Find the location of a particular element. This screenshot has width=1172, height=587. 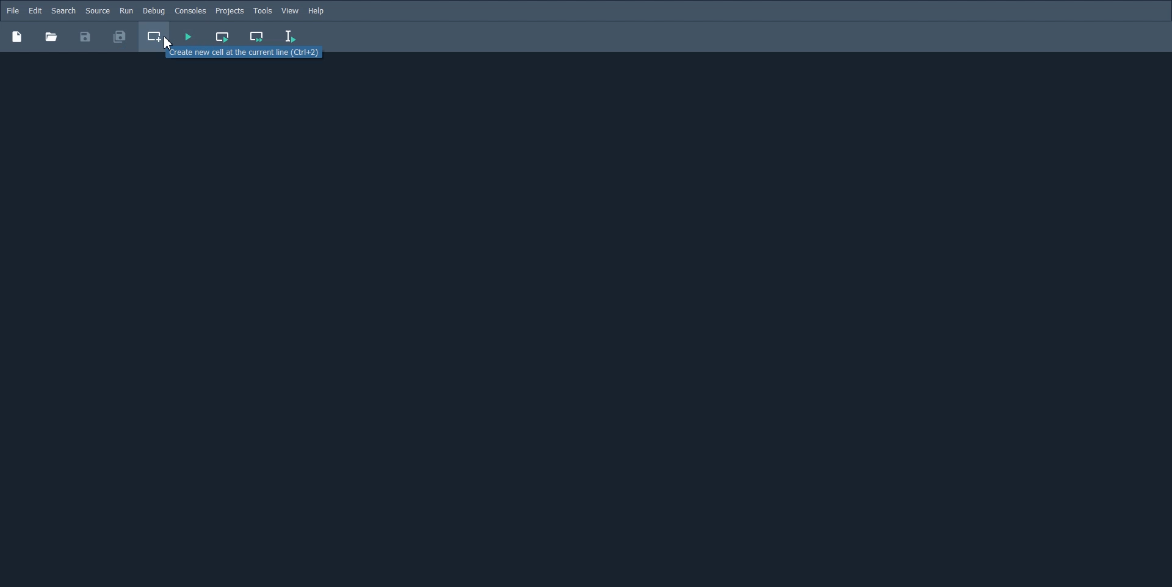

Debug is located at coordinates (153, 10).